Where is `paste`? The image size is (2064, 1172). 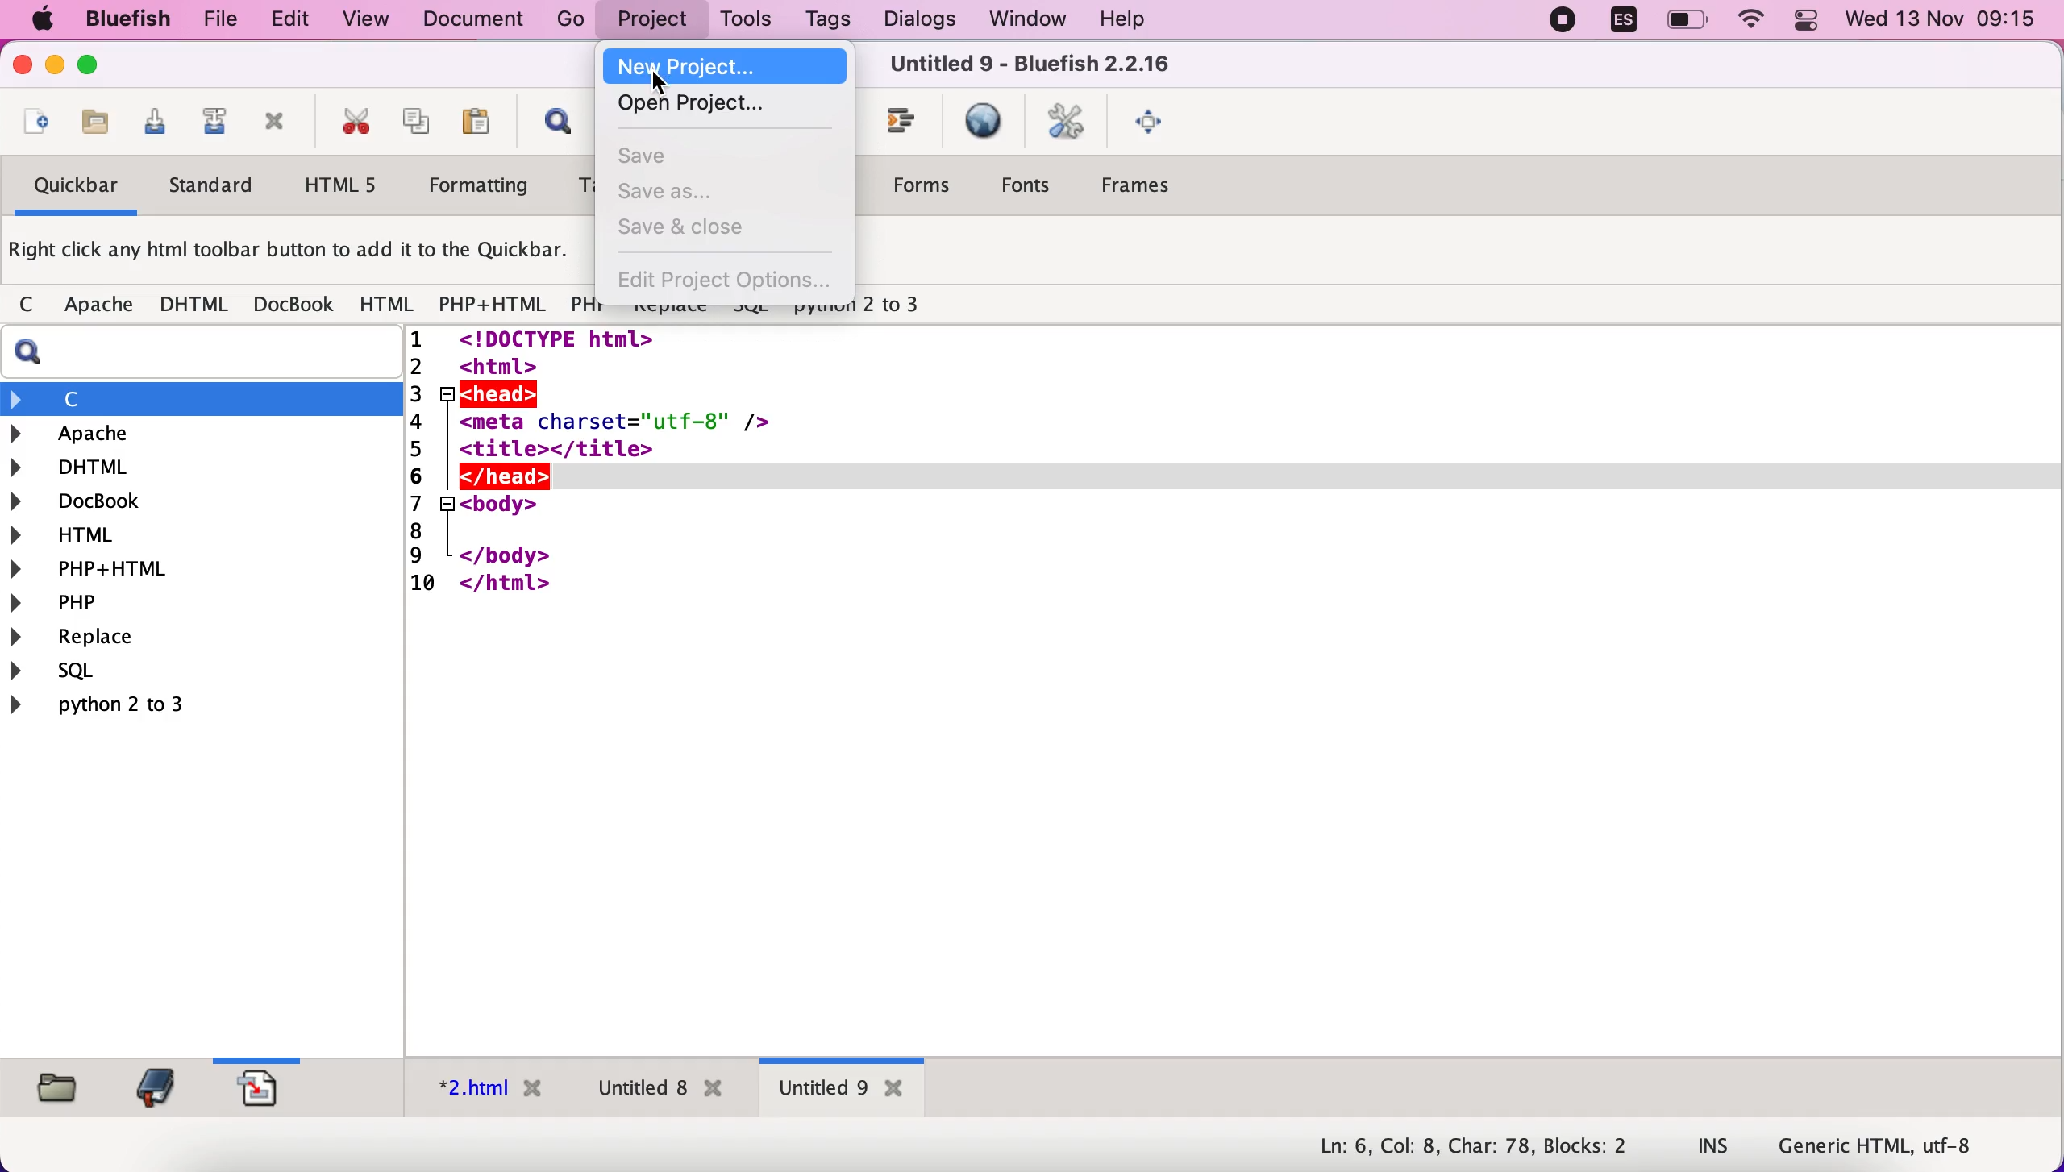 paste is located at coordinates (473, 125).